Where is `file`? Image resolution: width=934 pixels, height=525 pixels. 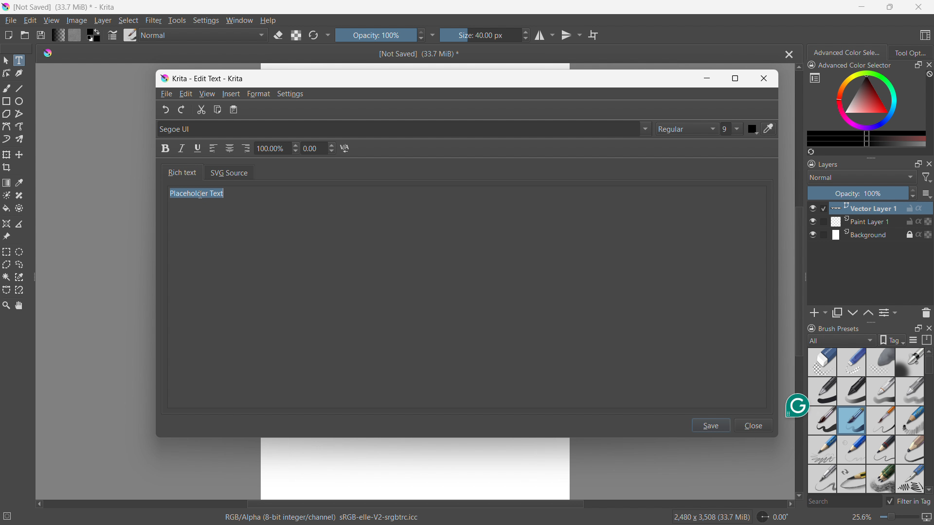 file is located at coordinates (10, 20).